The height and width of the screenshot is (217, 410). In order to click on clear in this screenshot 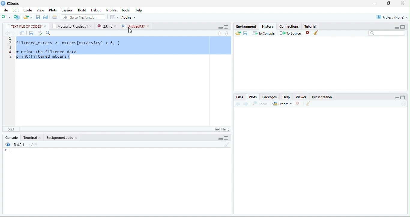, I will do `click(308, 103)`.